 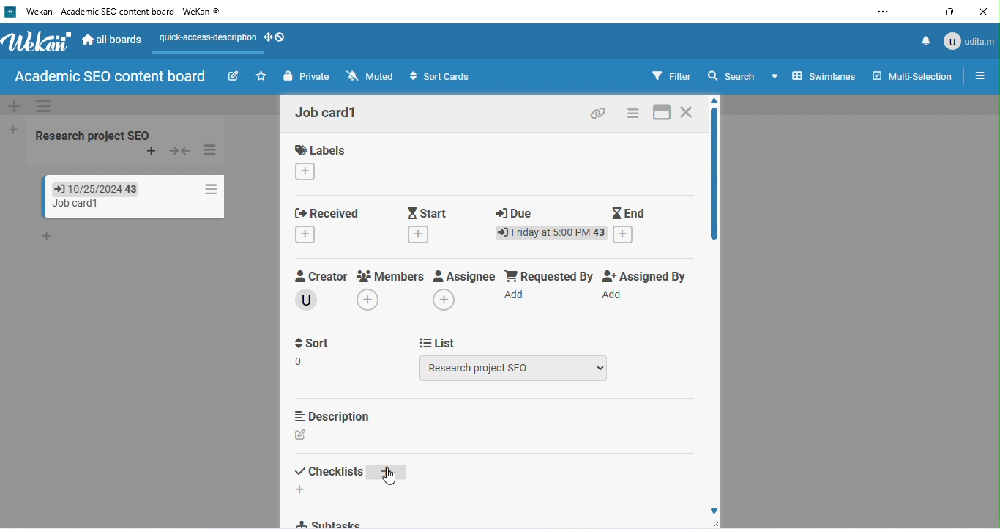 What do you see at coordinates (306, 76) in the screenshot?
I see `private` at bounding box center [306, 76].